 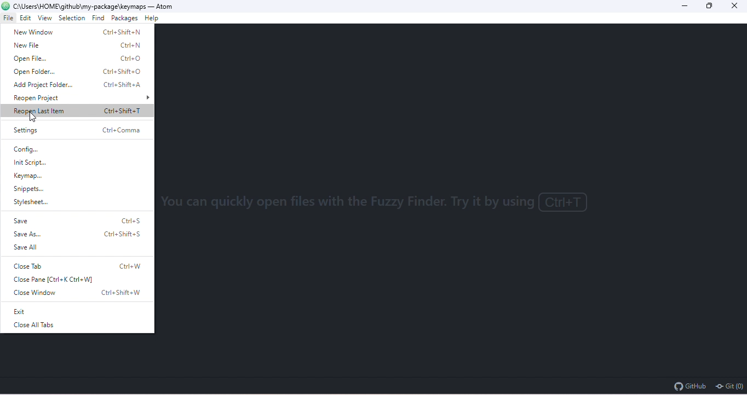 What do you see at coordinates (82, 86) in the screenshot?
I see `add project folder Ctrl+Shift+A` at bounding box center [82, 86].